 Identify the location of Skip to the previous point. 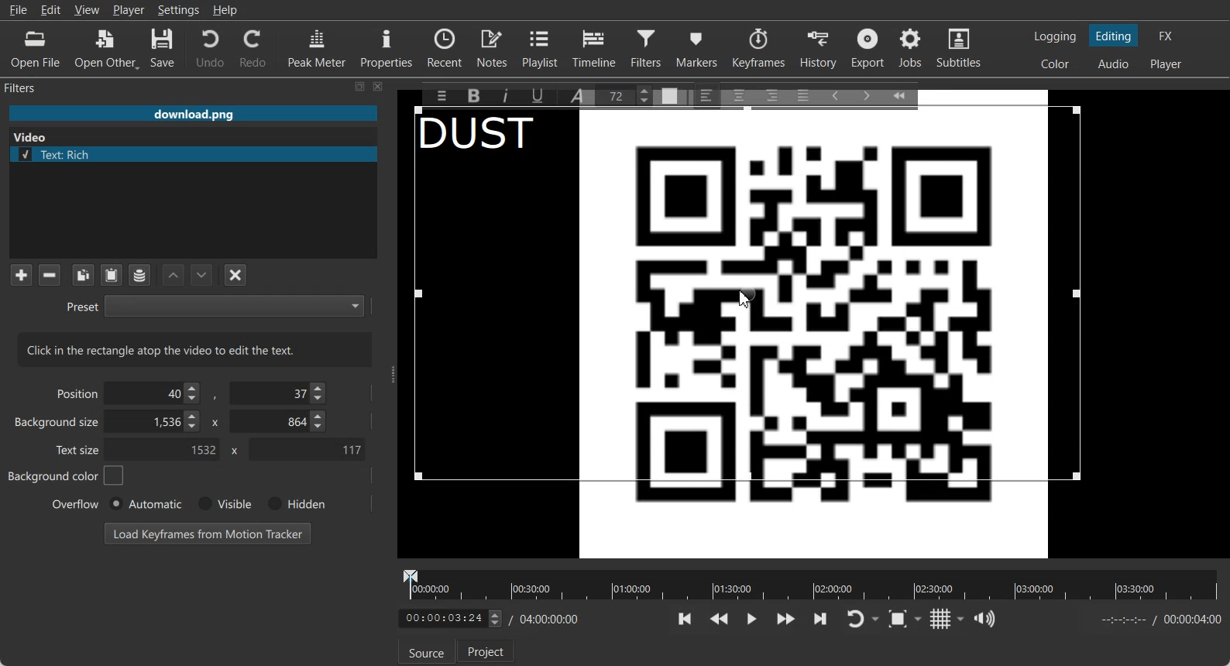
(685, 618).